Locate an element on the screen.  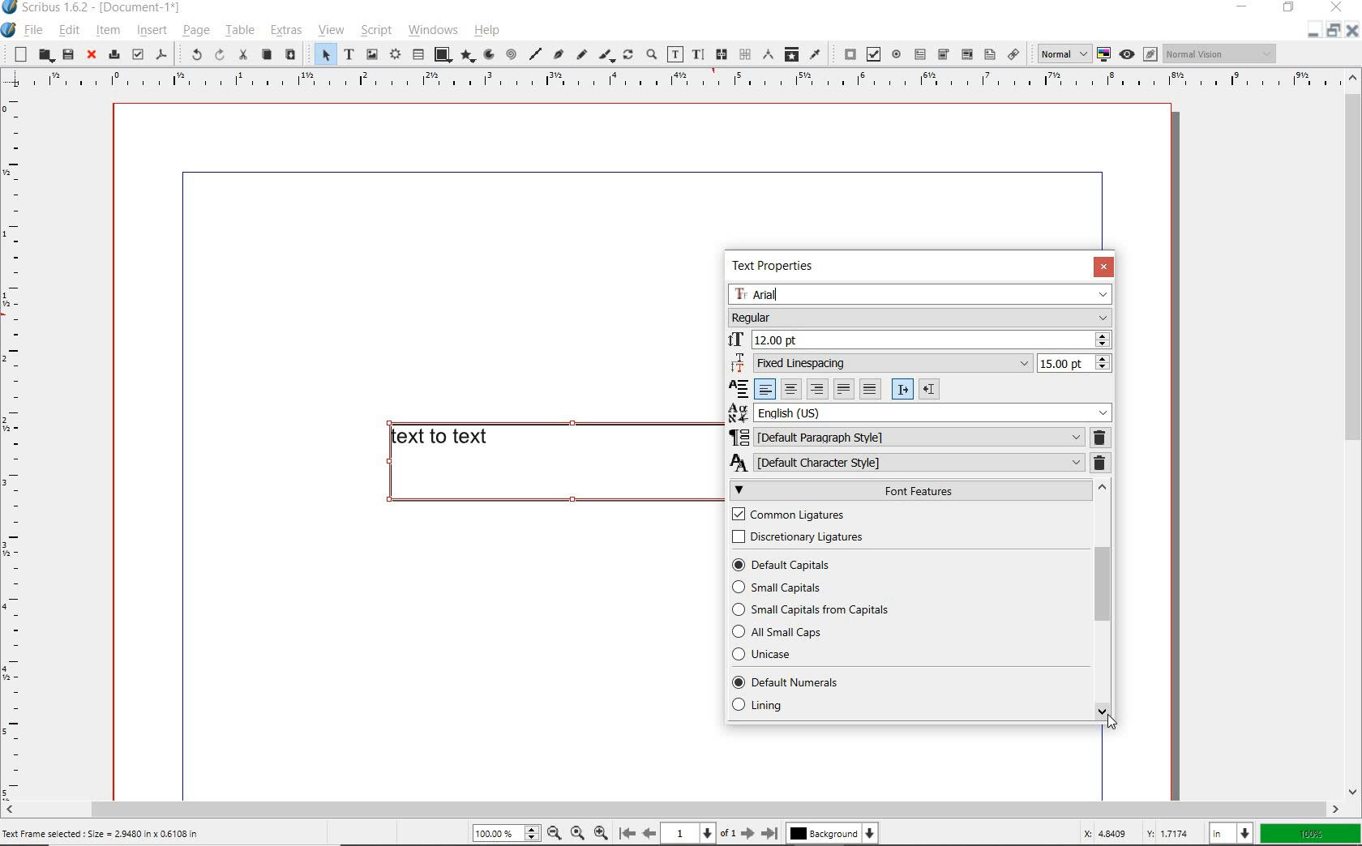
DEFAULT NUMBERS is located at coordinates (789, 681).